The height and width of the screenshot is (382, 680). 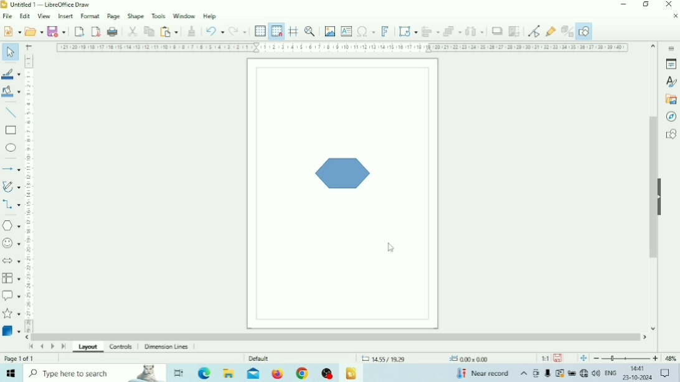 What do you see at coordinates (184, 16) in the screenshot?
I see `Window` at bounding box center [184, 16].